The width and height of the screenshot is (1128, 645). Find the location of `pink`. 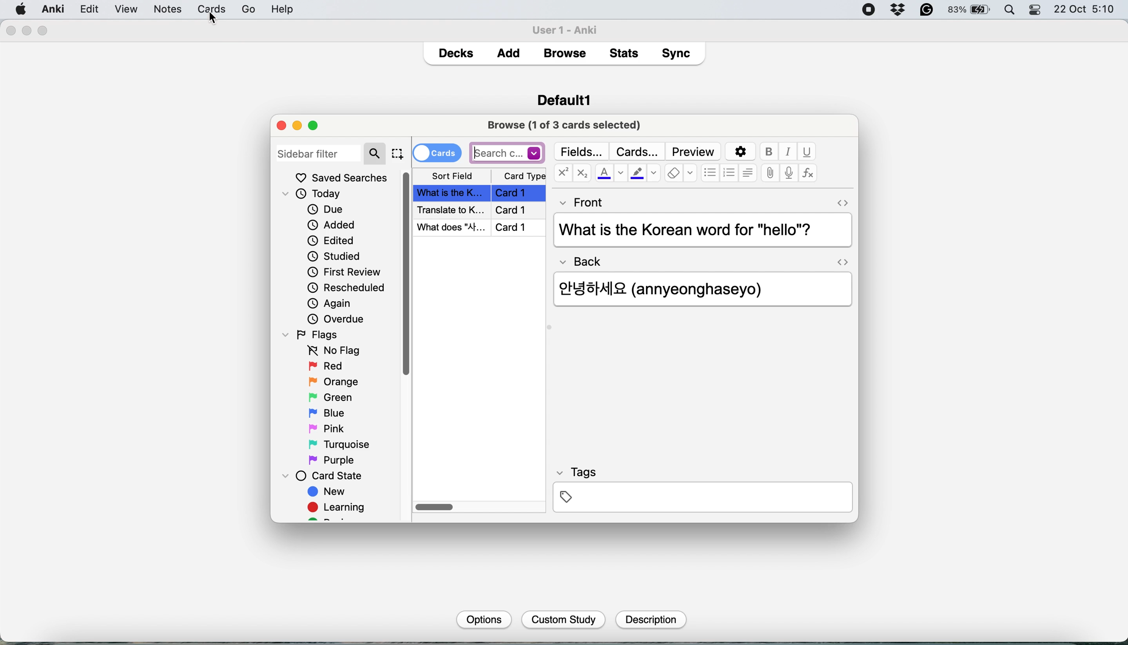

pink is located at coordinates (329, 427).